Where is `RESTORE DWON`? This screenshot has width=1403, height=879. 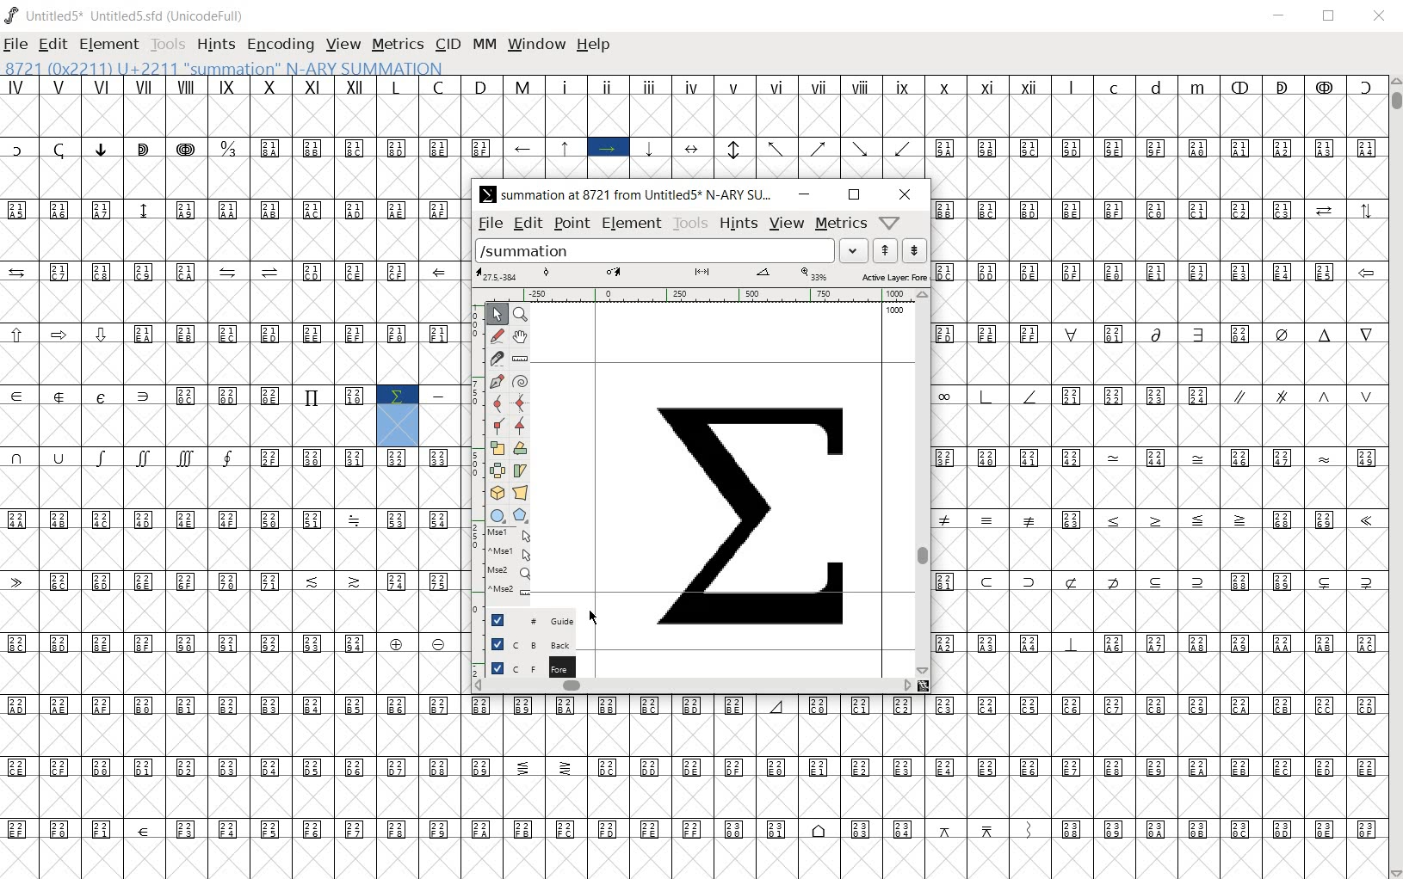 RESTORE DWON is located at coordinates (1329, 17).